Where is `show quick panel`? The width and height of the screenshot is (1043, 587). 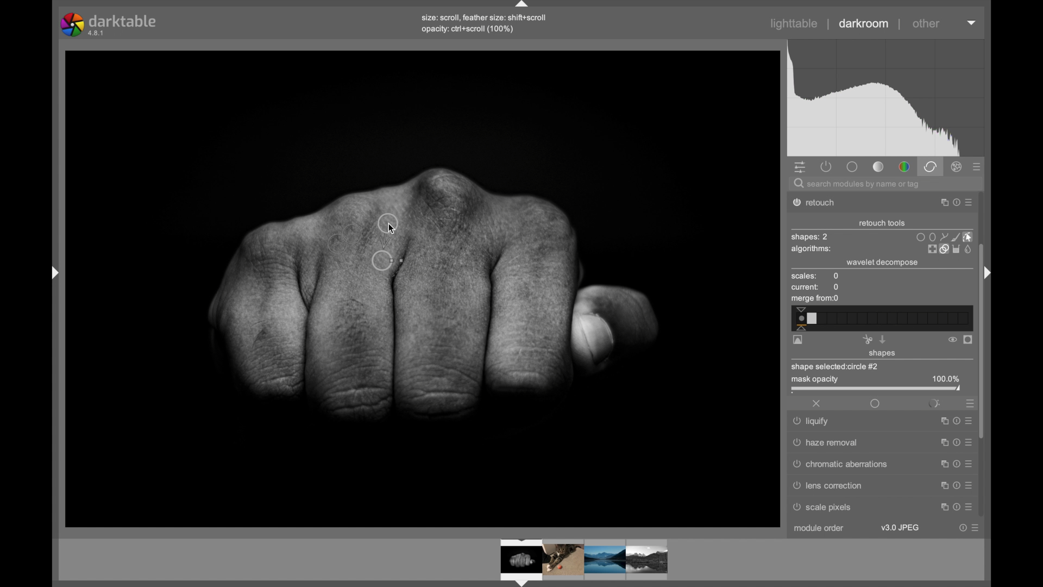
show quick panel is located at coordinates (800, 168).